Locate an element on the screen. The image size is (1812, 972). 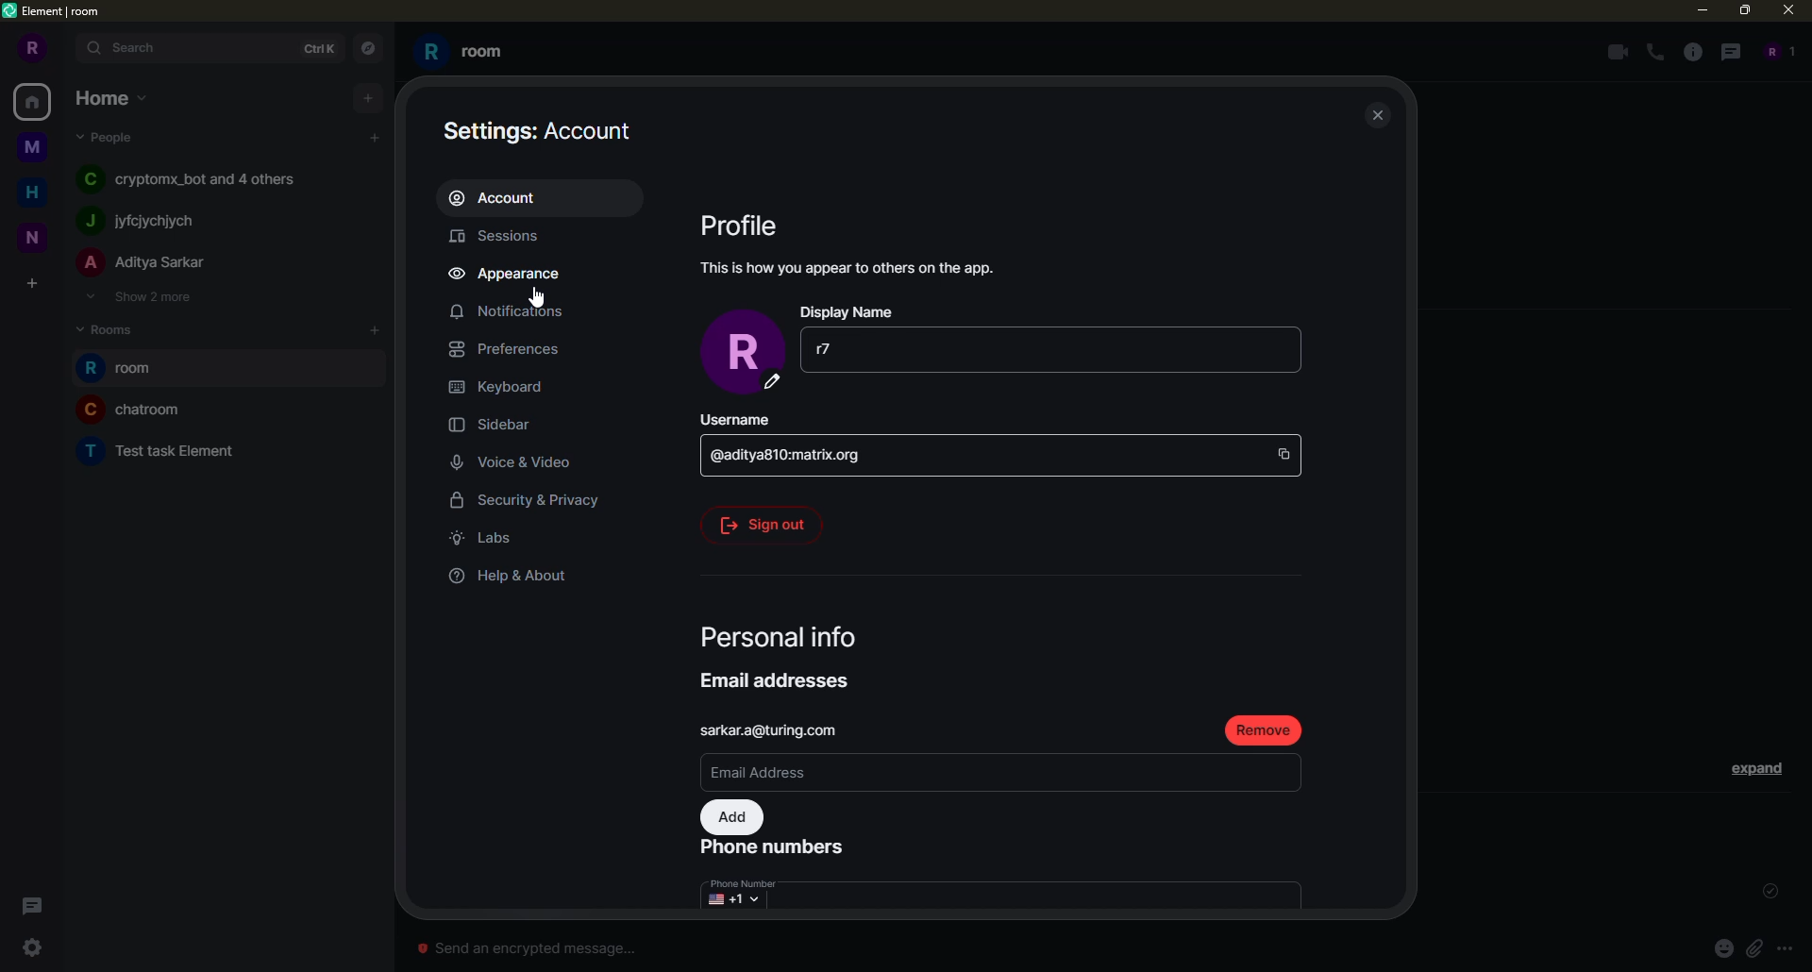
security & privacy is located at coordinates (539, 503).